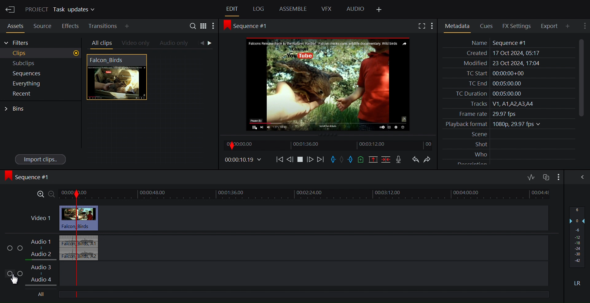 Image resolution: width=590 pixels, height=303 pixels. I want to click on Modified, so click(507, 64).